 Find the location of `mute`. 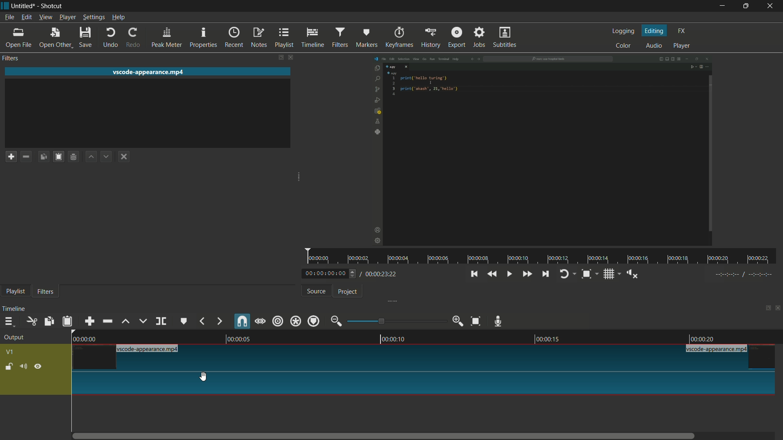

mute is located at coordinates (23, 366).